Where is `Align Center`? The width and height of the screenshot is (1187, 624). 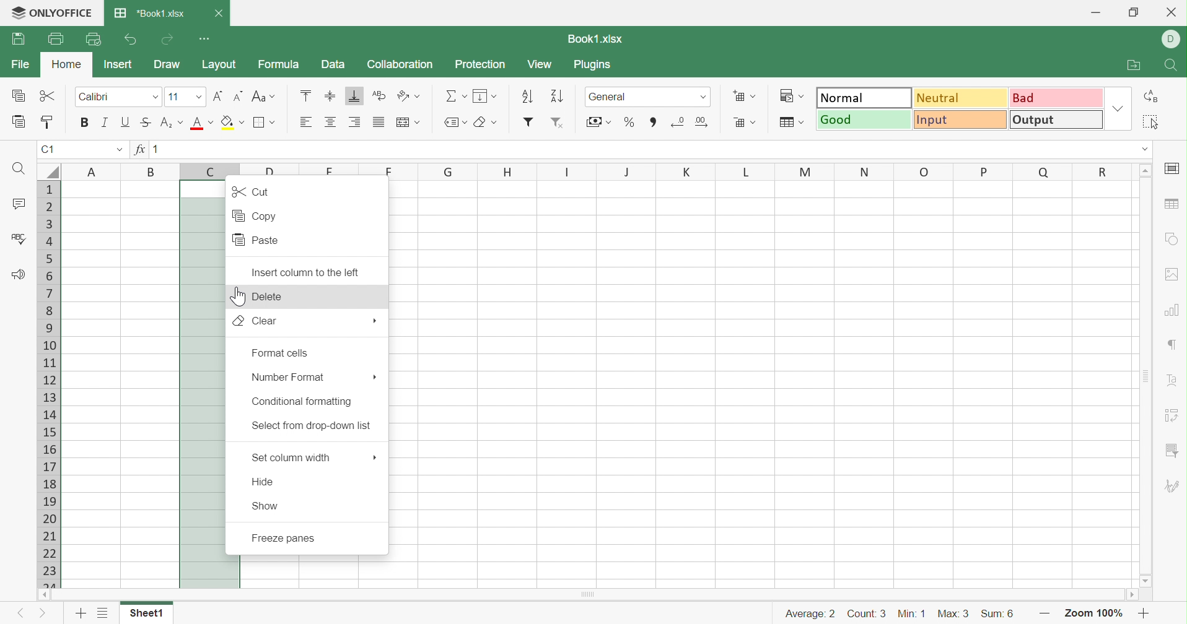 Align Center is located at coordinates (330, 122).